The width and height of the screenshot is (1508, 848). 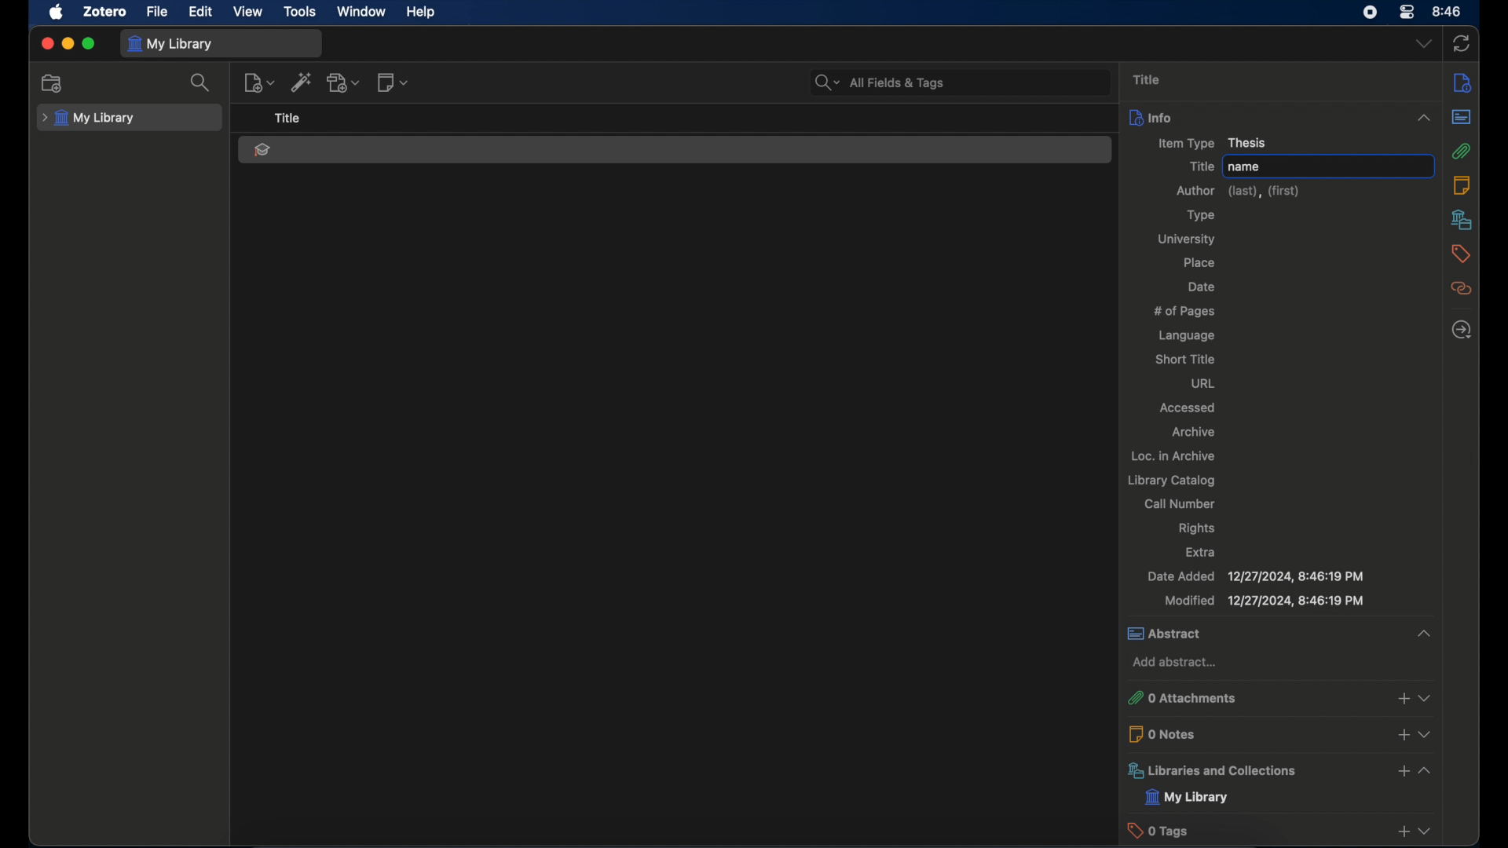 What do you see at coordinates (1371, 12) in the screenshot?
I see `screen recorder` at bounding box center [1371, 12].